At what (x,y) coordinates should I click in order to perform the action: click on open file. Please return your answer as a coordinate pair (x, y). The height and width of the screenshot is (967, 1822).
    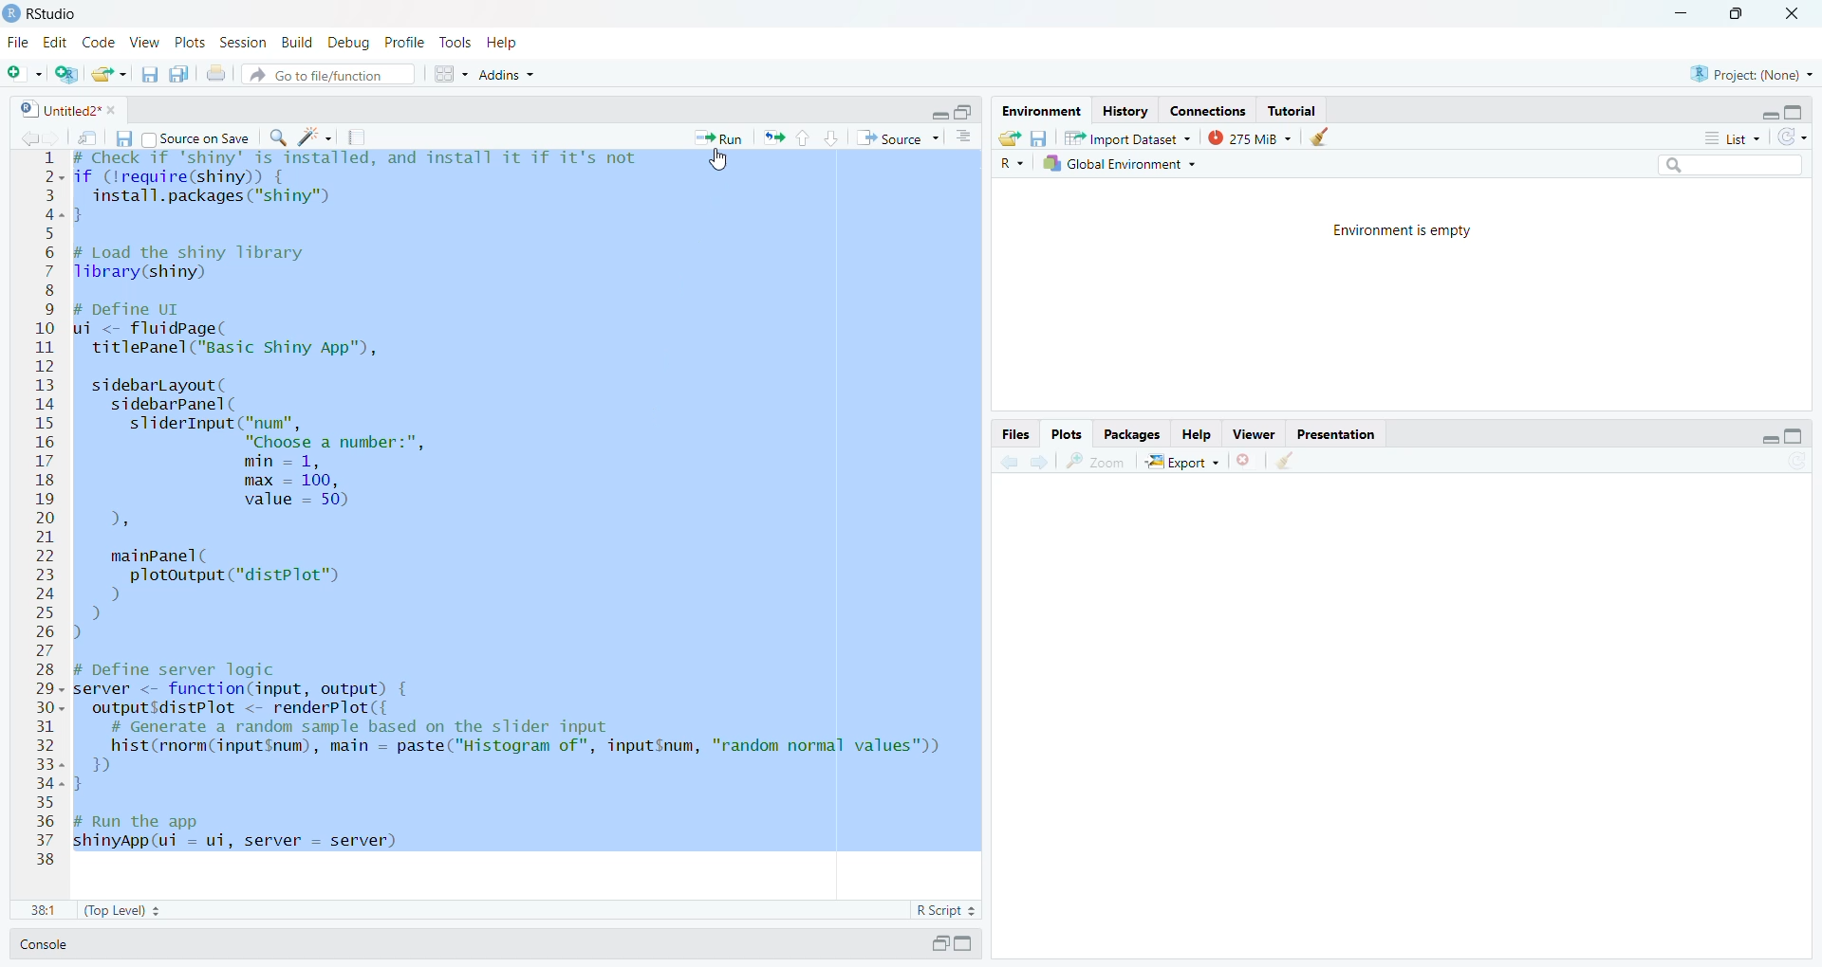
    Looking at the image, I should click on (111, 75).